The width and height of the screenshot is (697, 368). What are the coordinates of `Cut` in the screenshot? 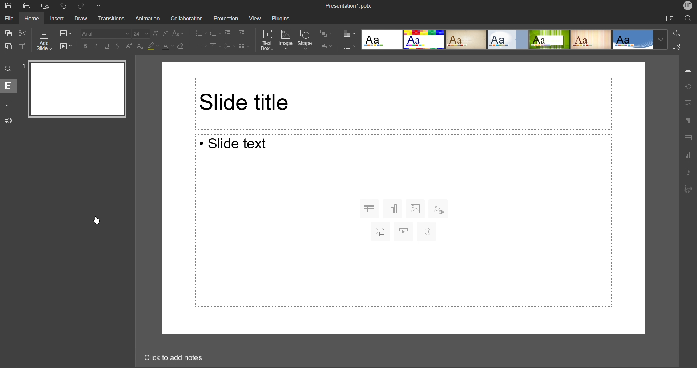 It's located at (24, 33).